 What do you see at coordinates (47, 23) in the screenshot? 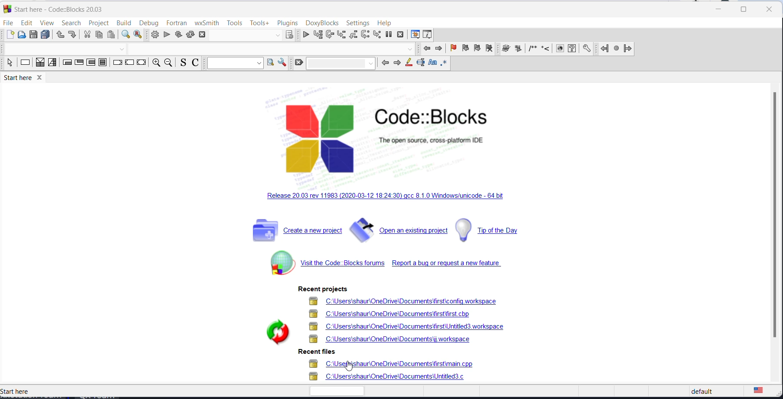
I see `view` at bounding box center [47, 23].